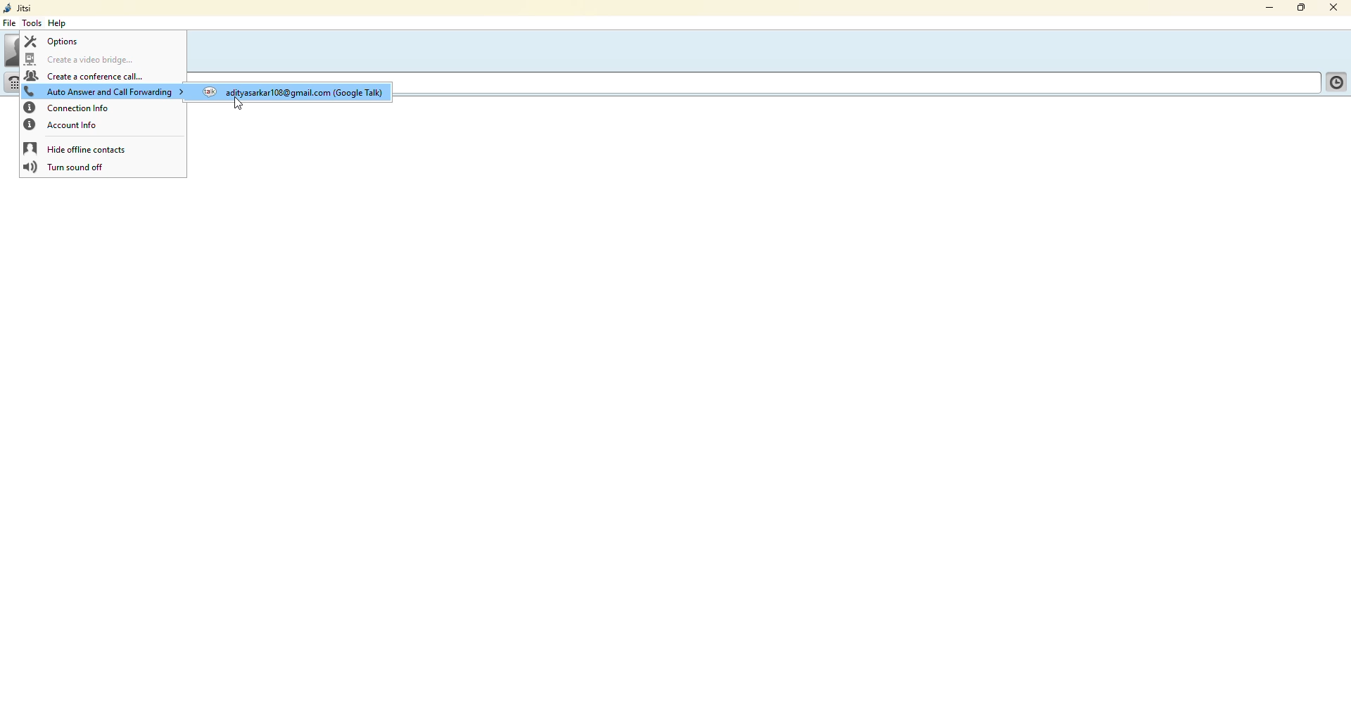 The width and height of the screenshot is (1351, 726). Describe the element at coordinates (34, 23) in the screenshot. I see `tools` at that location.